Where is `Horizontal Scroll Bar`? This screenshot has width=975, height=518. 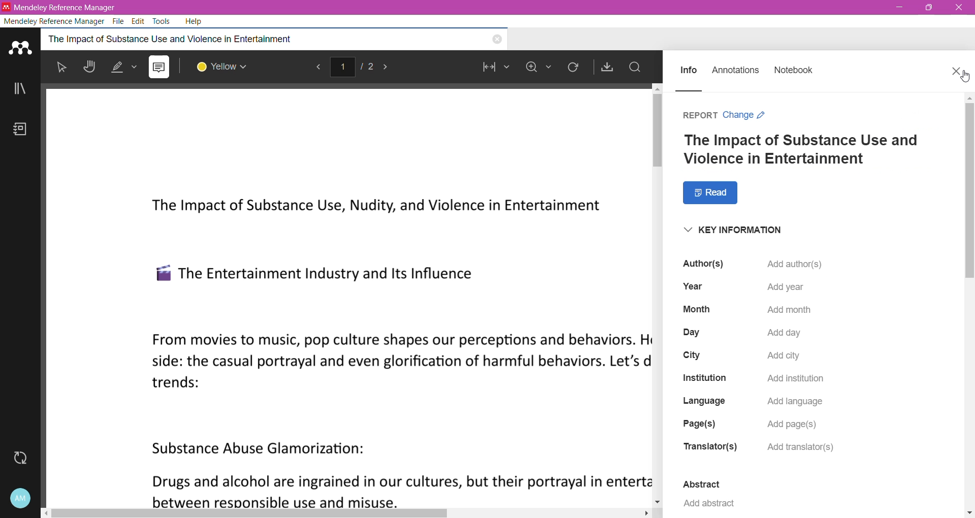 Horizontal Scroll Bar is located at coordinates (352, 512).